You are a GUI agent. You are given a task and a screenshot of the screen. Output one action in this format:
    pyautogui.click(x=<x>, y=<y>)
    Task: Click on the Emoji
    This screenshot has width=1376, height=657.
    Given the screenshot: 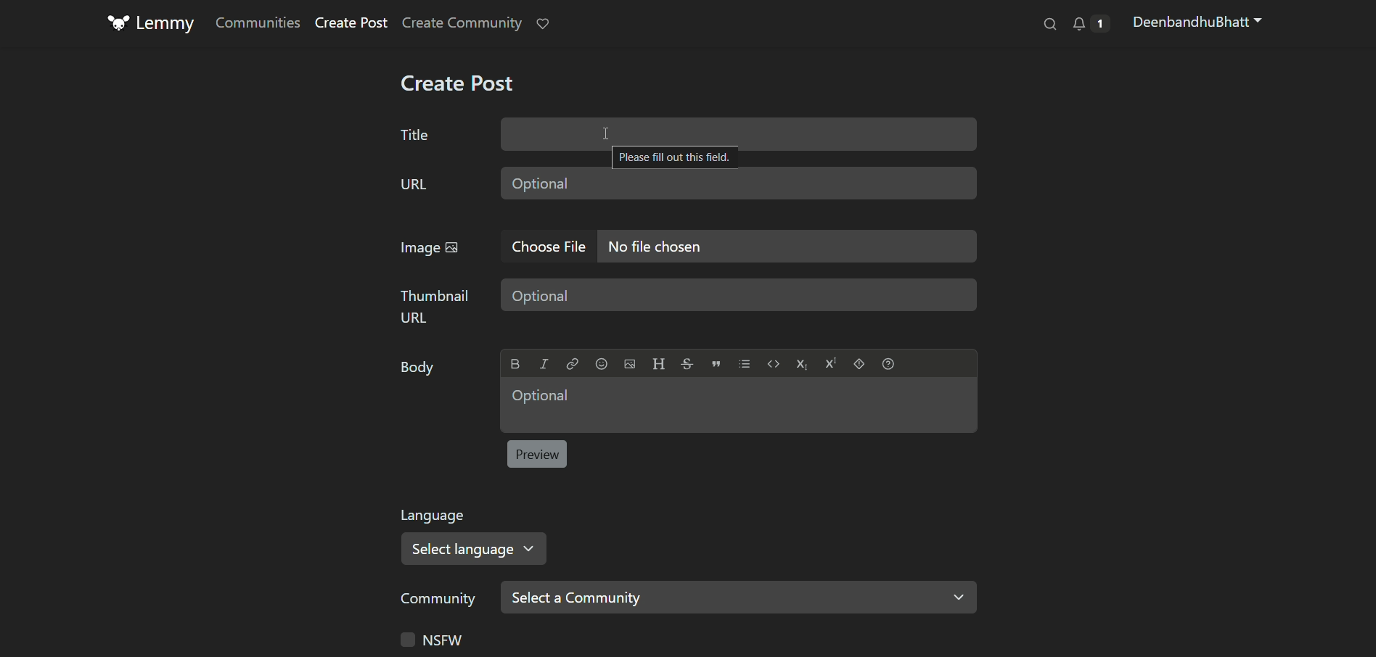 What is the action you would take?
    pyautogui.click(x=601, y=364)
    